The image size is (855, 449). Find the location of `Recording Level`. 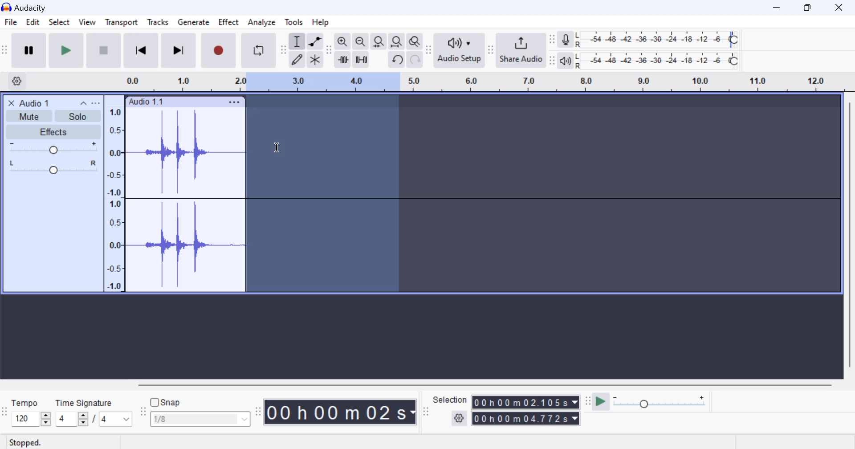

Recording Level is located at coordinates (657, 40).